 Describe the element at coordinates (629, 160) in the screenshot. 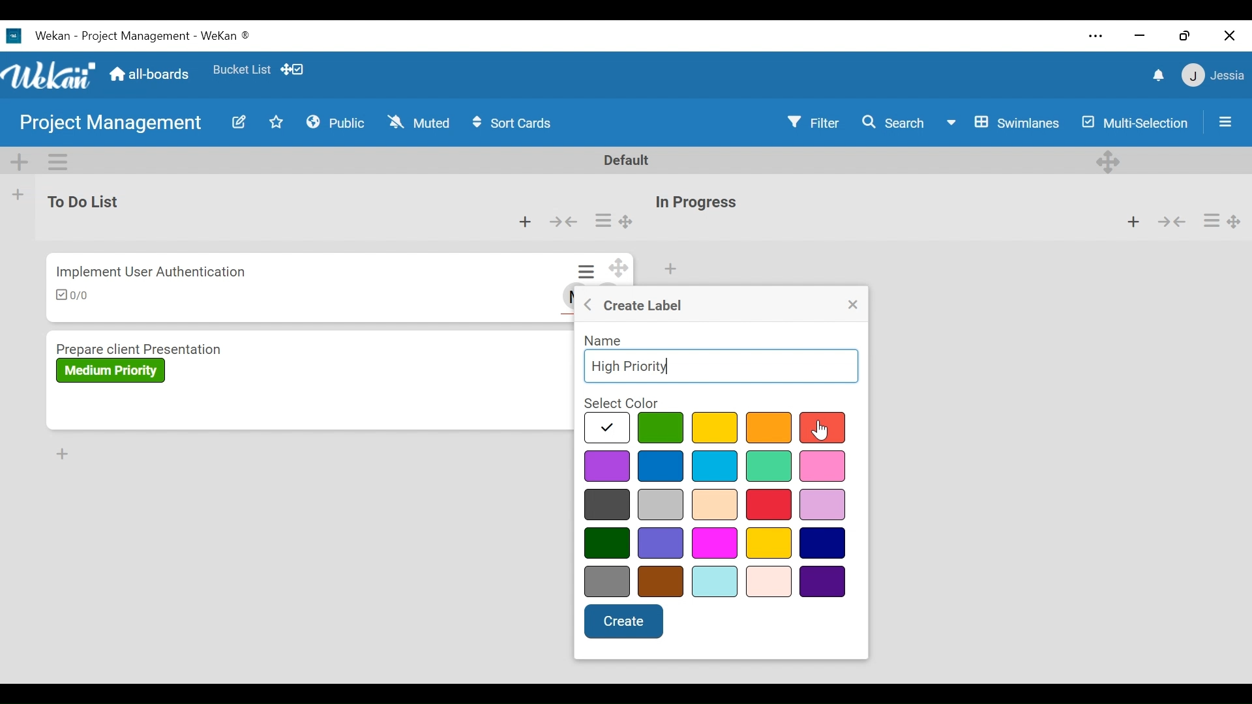

I see `Default` at that location.